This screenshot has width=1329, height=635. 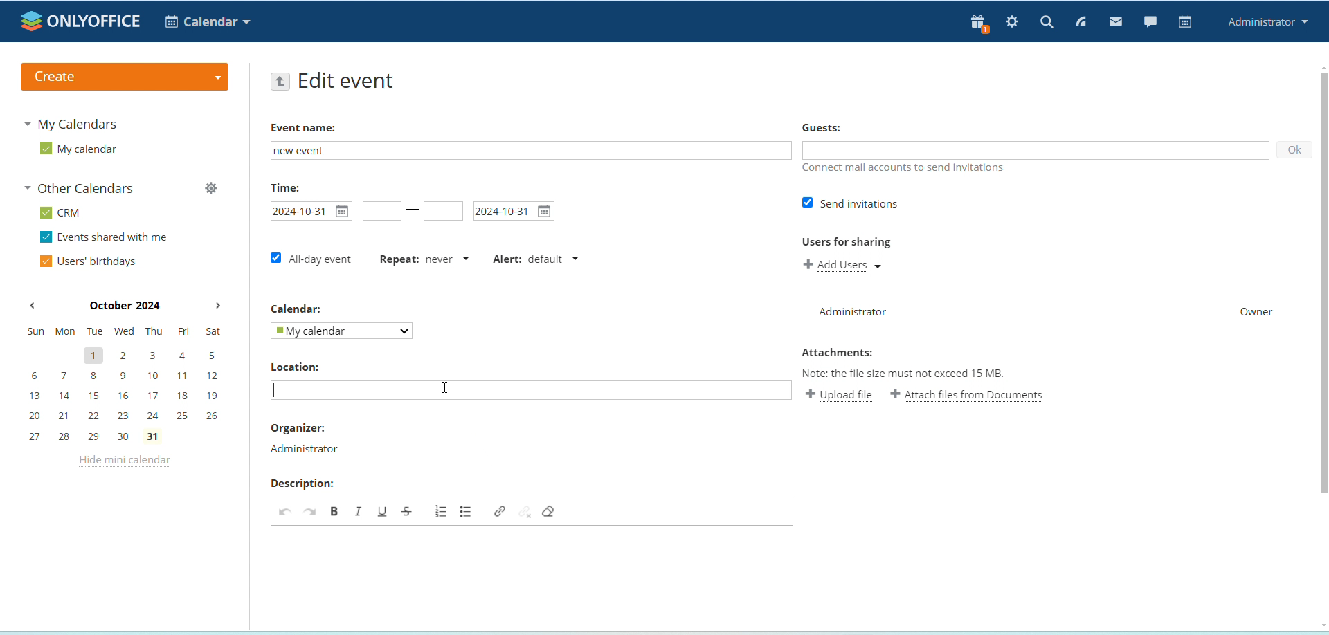 What do you see at coordinates (1269, 23) in the screenshot?
I see `administrator` at bounding box center [1269, 23].